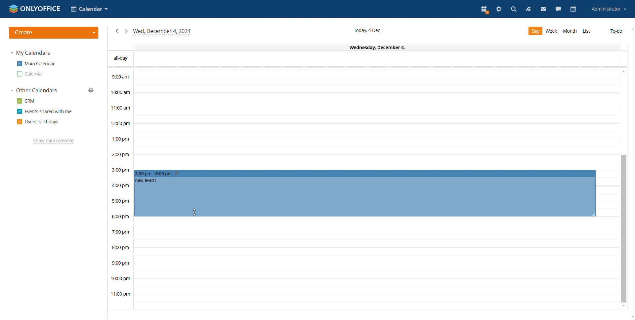  What do you see at coordinates (54, 33) in the screenshot?
I see `create` at bounding box center [54, 33].